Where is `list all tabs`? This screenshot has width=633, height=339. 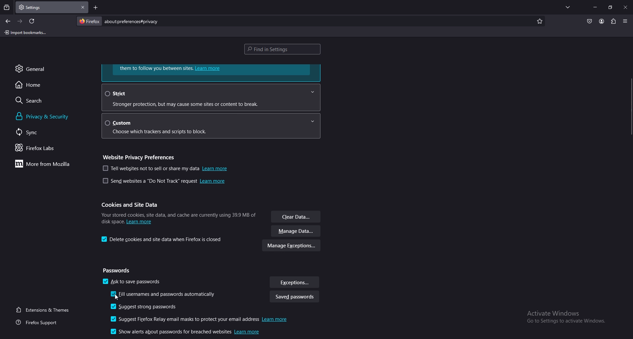 list all tabs is located at coordinates (568, 7).